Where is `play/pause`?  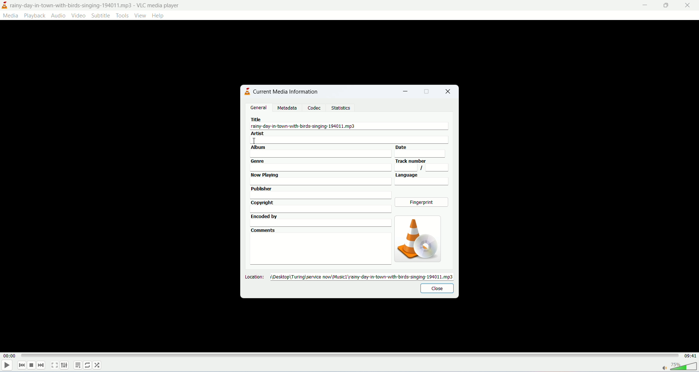
play/pause is located at coordinates (7, 367).